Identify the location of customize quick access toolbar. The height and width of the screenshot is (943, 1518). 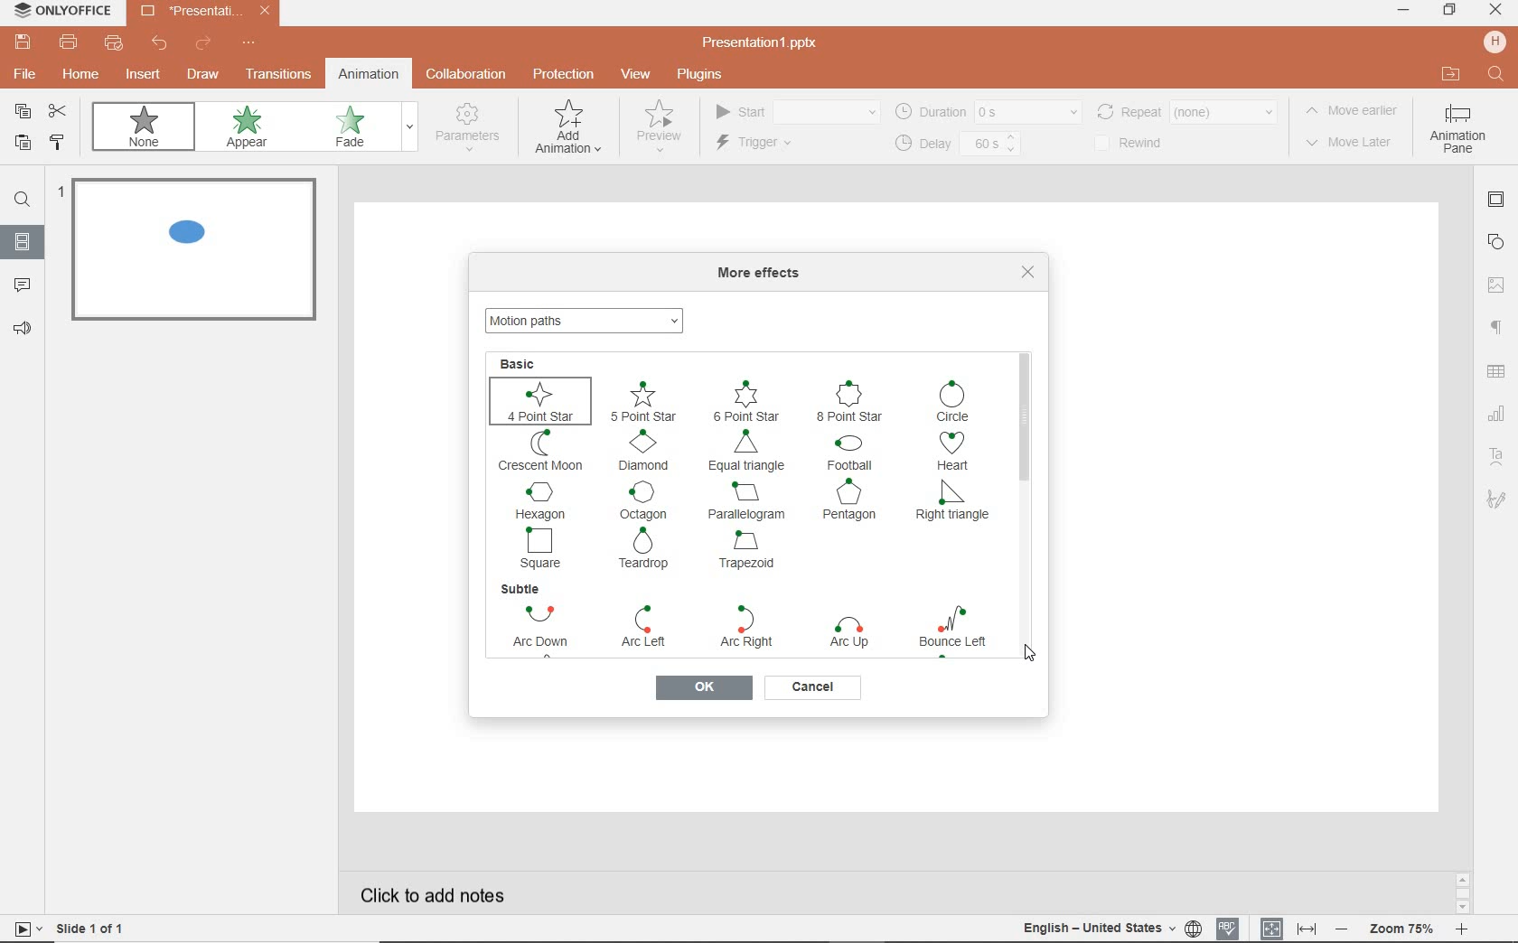
(249, 44).